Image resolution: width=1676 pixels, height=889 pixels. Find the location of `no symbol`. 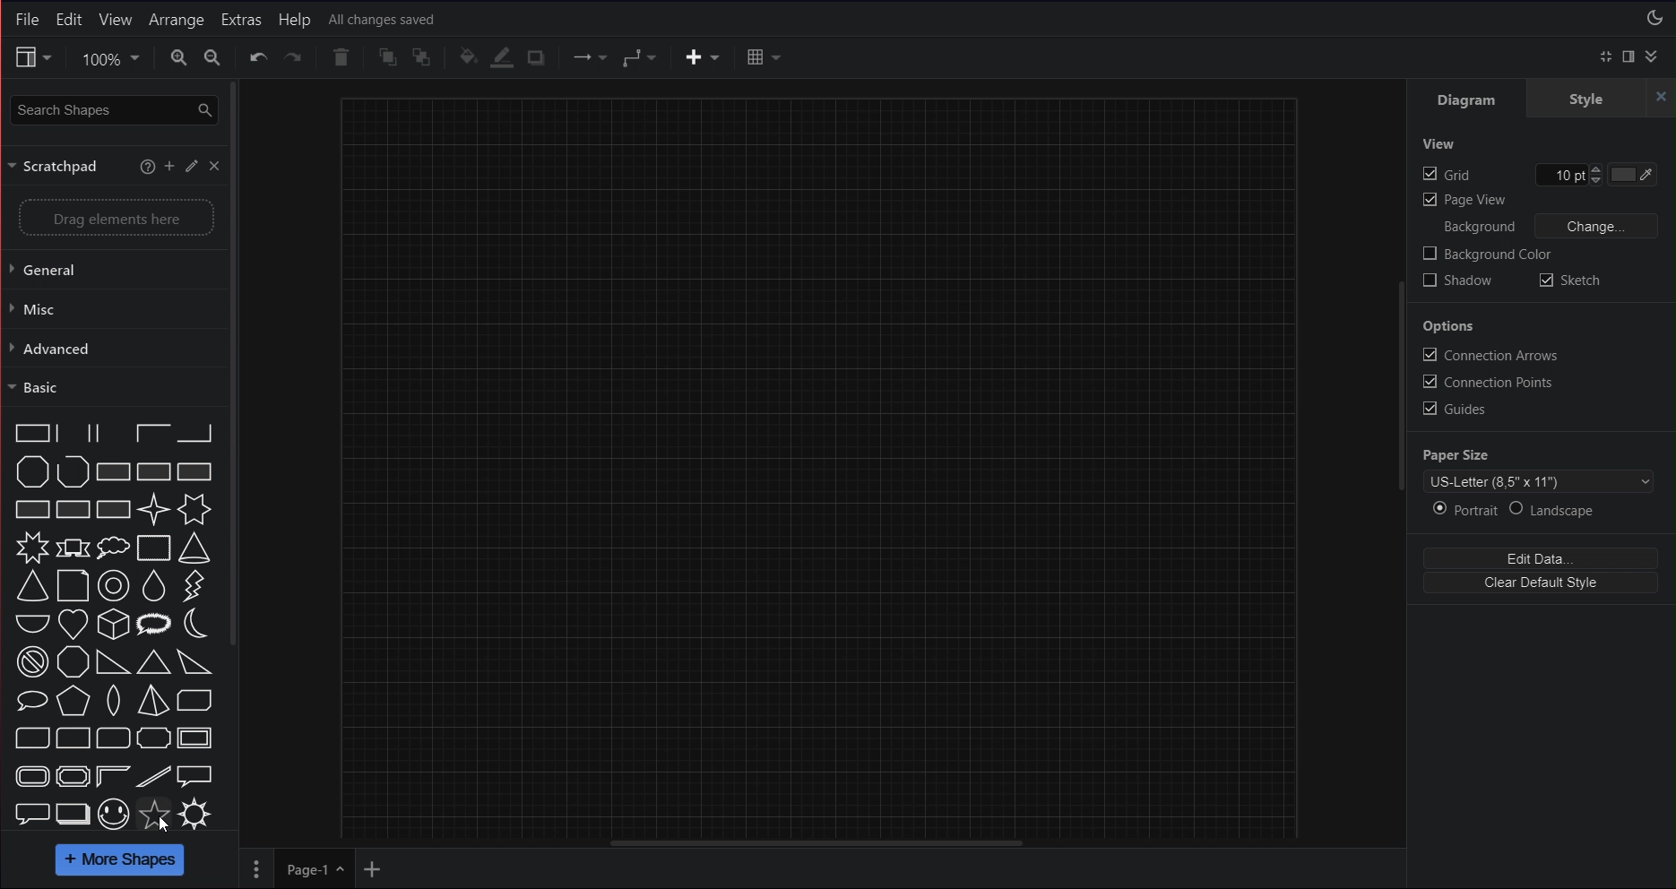

no symbol is located at coordinates (31, 661).